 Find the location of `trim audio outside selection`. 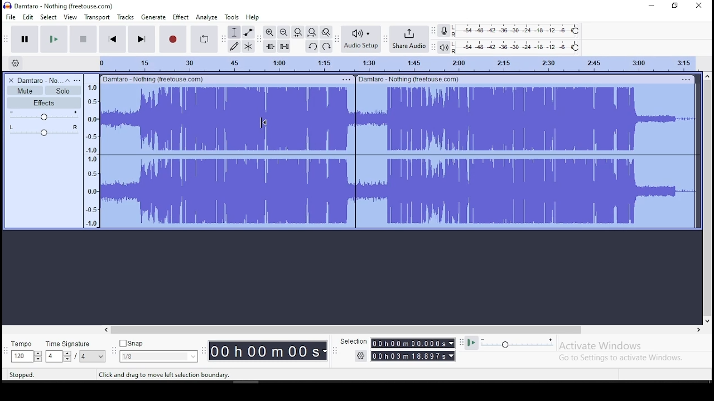

trim audio outside selection is located at coordinates (270, 46).